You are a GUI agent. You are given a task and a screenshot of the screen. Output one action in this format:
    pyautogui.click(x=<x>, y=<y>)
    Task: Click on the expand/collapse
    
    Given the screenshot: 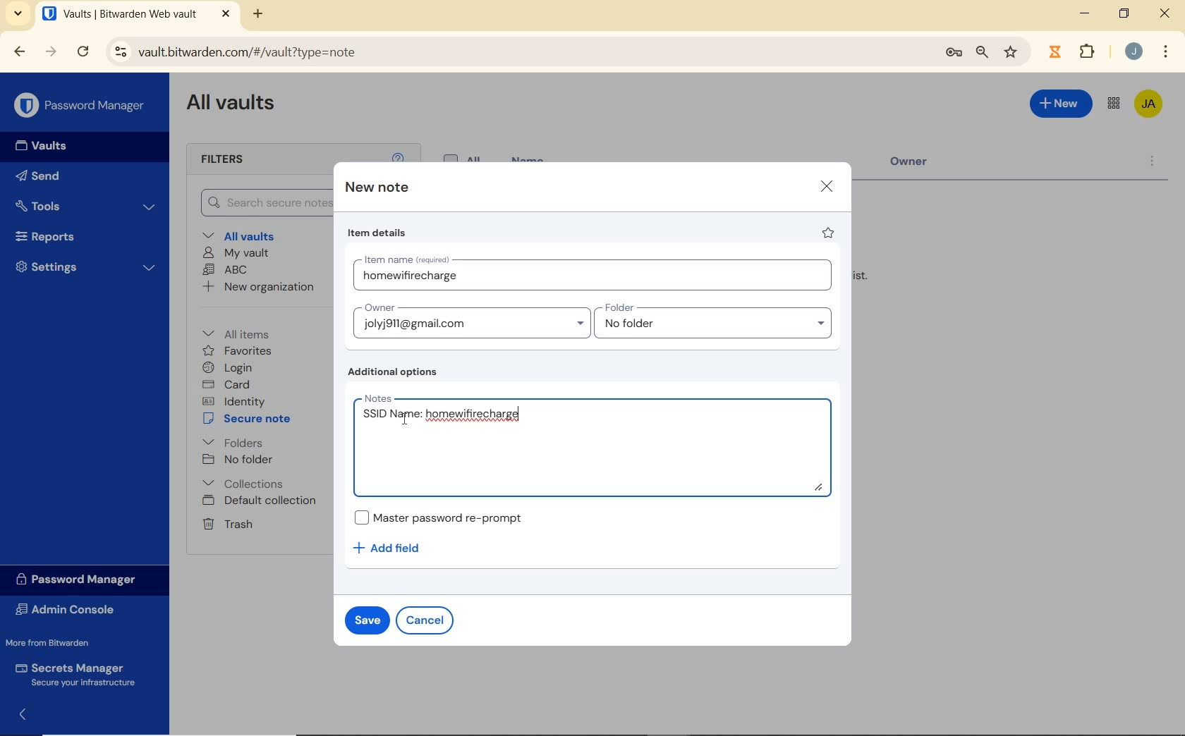 What is the action you would take?
    pyautogui.click(x=18, y=717)
    